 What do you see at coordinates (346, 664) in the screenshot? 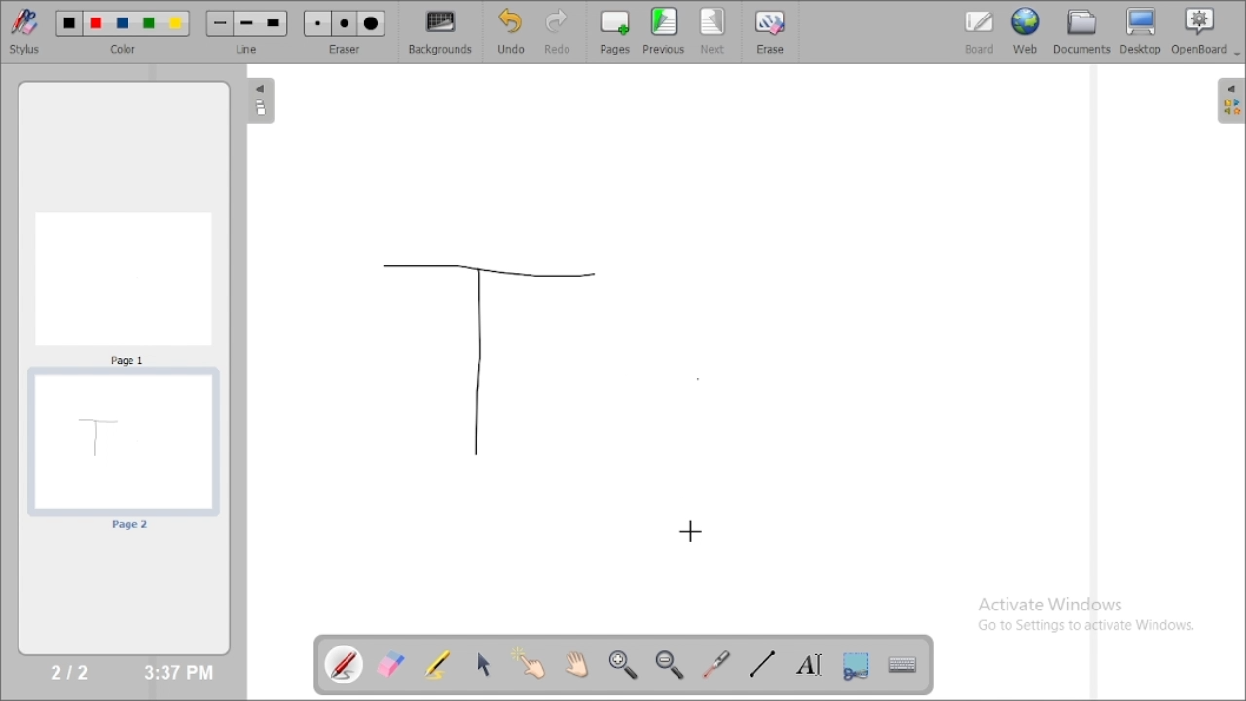
I see `annotate document` at bounding box center [346, 664].